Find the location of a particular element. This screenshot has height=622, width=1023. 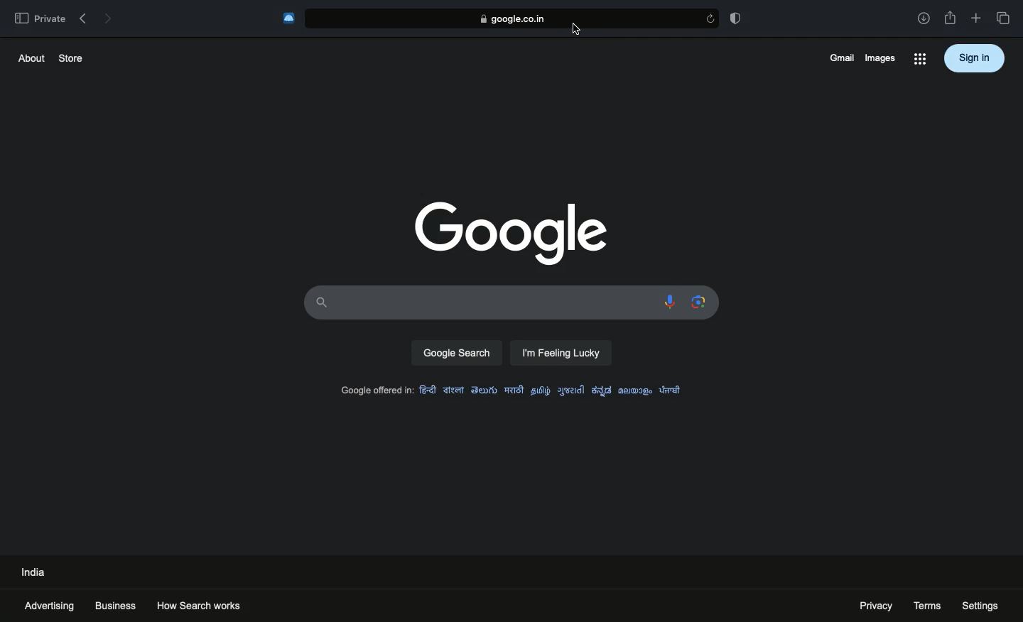

Add tab is located at coordinates (975, 18).